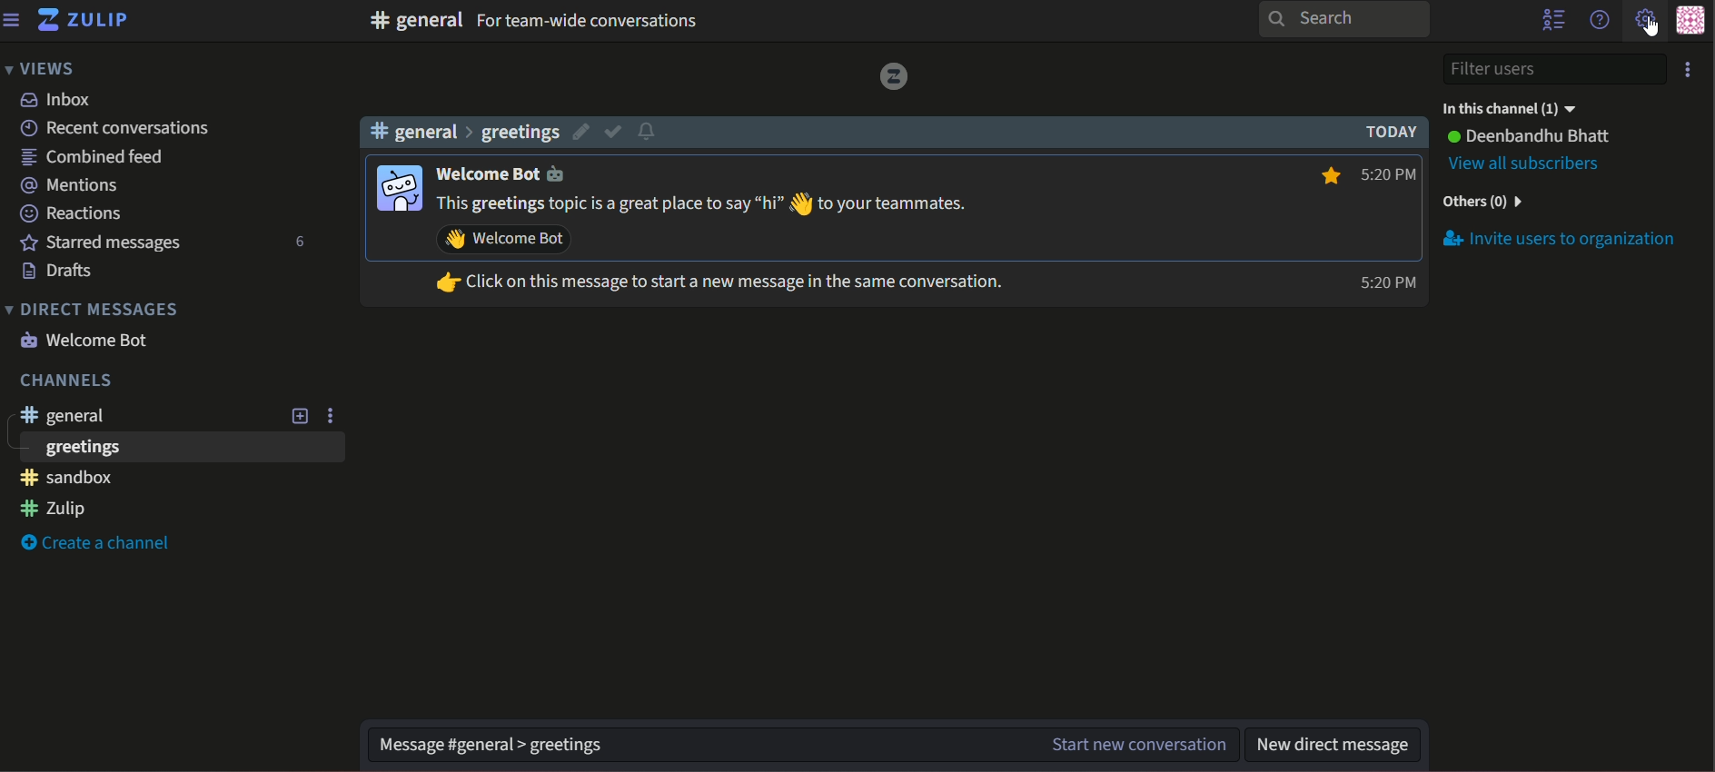  What do you see at coordinates (511, 174) in the screenshot?
I see `user name` at bounding box center [511, 174].